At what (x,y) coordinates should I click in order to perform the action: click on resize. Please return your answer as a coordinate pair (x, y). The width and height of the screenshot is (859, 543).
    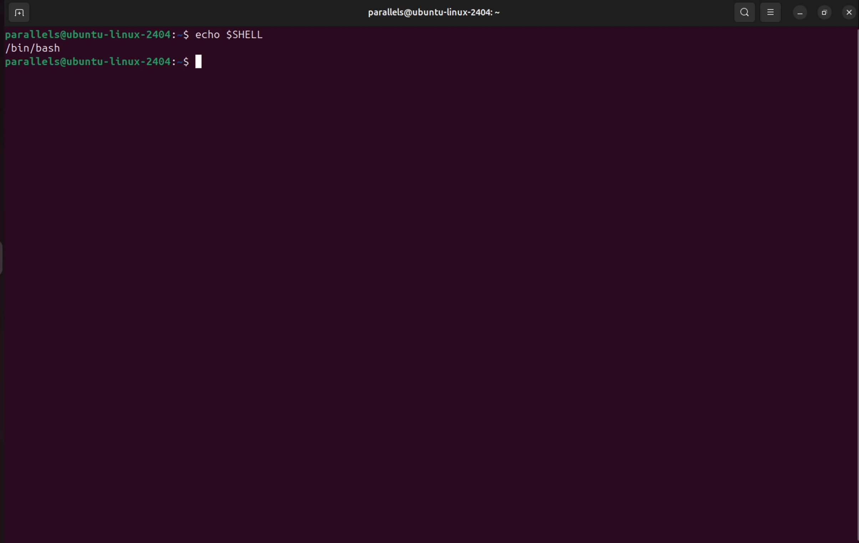
    Looking at the image, I should click on (825, 12).